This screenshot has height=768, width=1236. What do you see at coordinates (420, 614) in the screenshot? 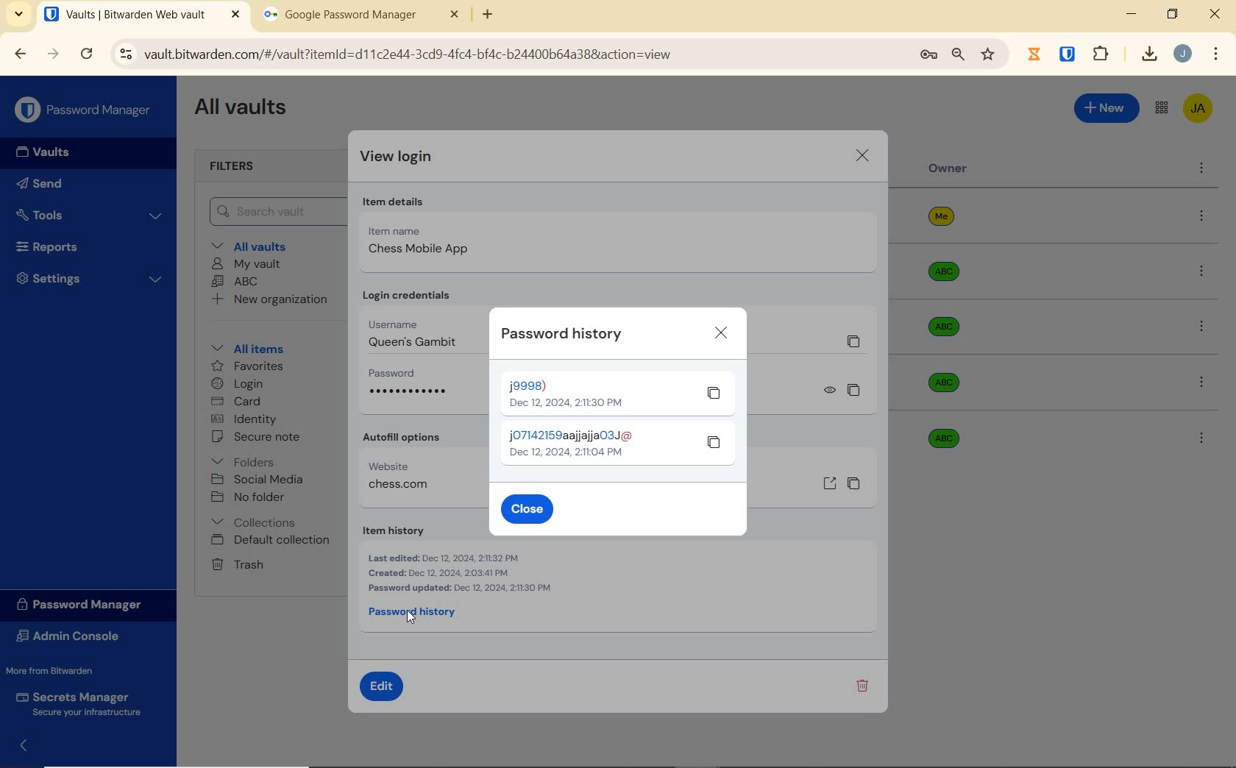
I see `Password history` at bounding box center [420, 614].